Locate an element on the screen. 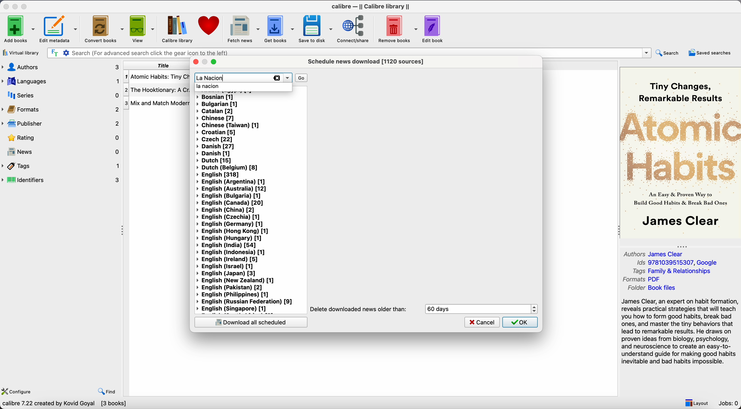  Dutch [15] is located at coordinates (214, 161).